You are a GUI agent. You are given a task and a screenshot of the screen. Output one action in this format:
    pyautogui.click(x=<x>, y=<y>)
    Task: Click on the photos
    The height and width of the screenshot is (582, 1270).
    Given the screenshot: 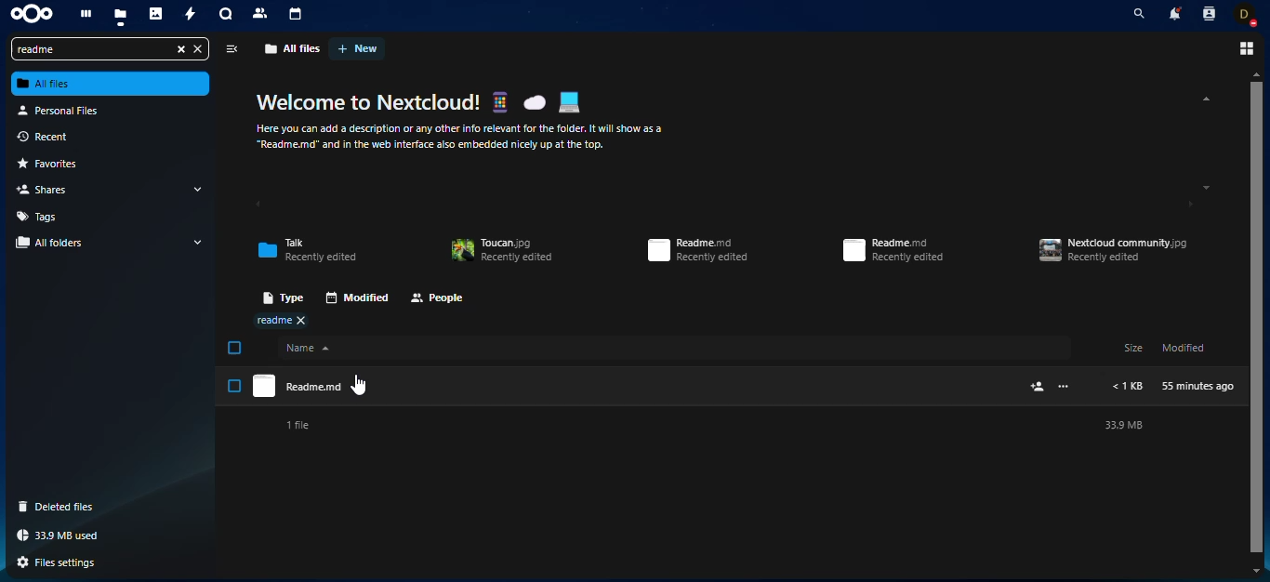 What is the action you would take?
    pyautogui.click(x=157, y=16)
    